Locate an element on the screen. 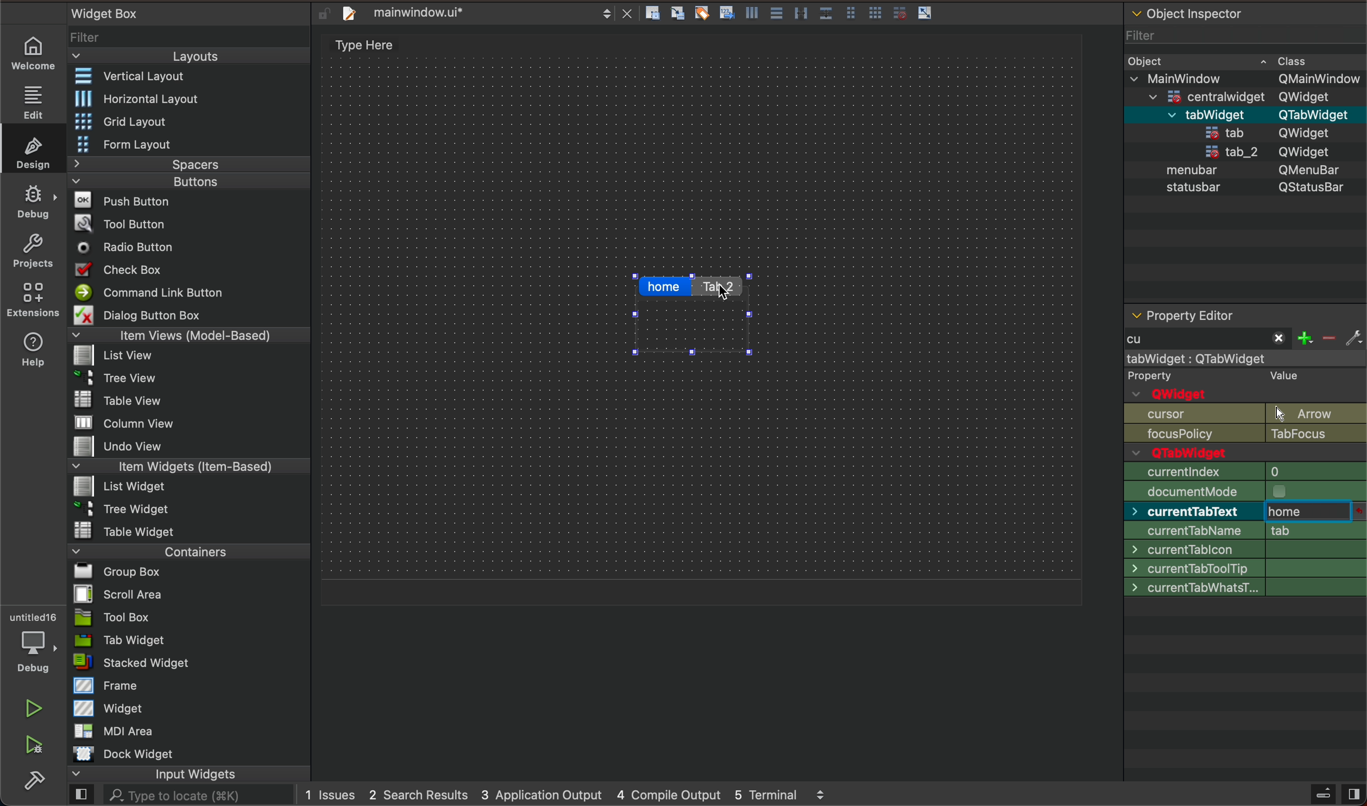 This screenshot has width=1367, height=806. statusbar is located at coordinates (1196, 190).